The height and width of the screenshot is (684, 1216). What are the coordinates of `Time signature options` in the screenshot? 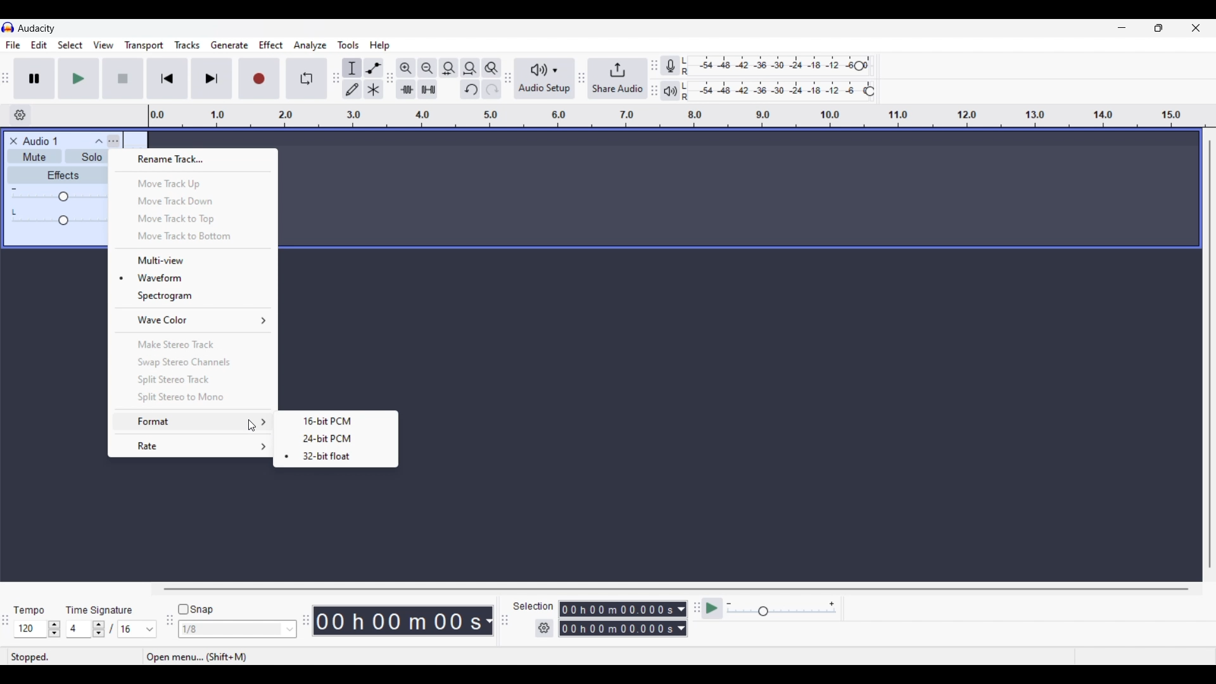 It's located at (150, 630).